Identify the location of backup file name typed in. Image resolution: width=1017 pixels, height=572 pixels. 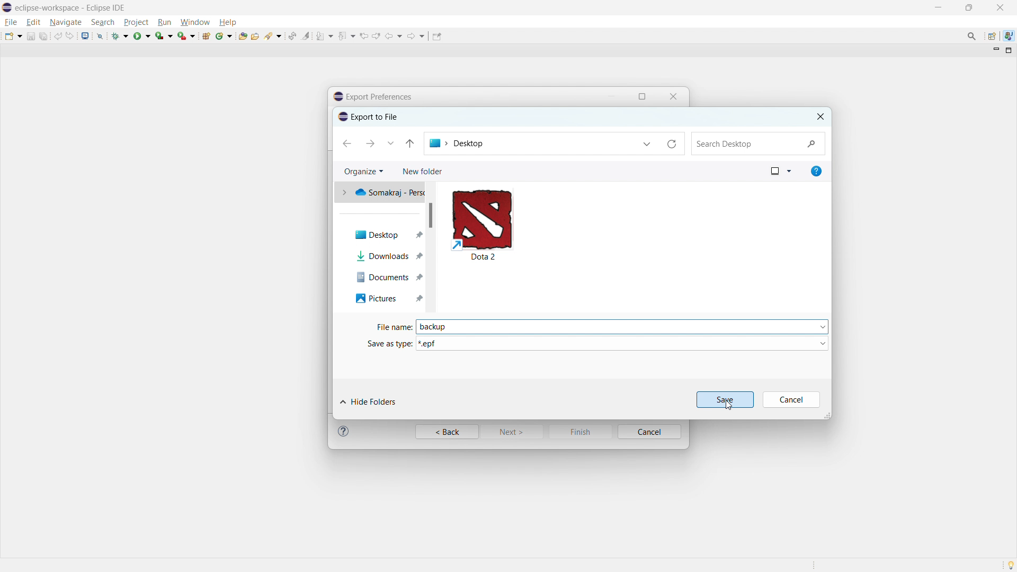
(441, 327).